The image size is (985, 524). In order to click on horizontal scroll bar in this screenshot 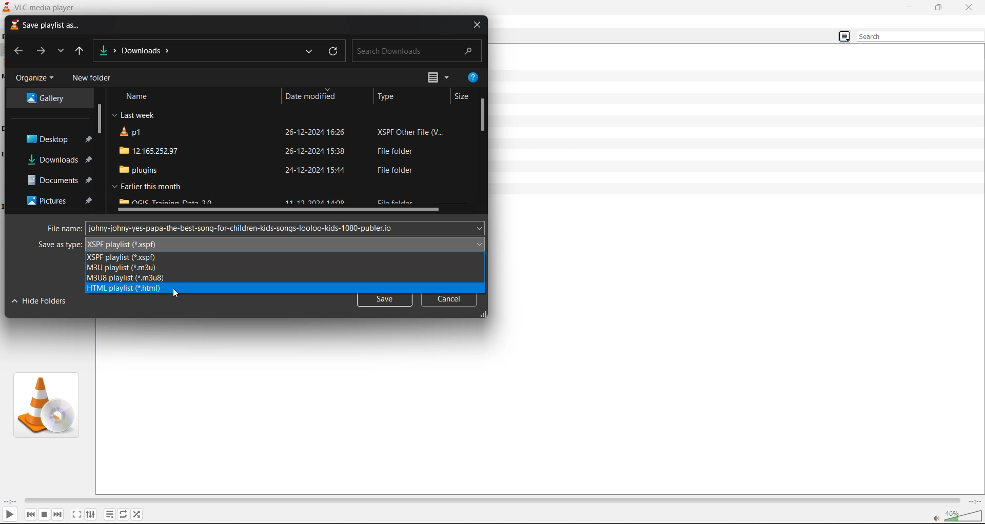, I will do `click(281, 210)`.